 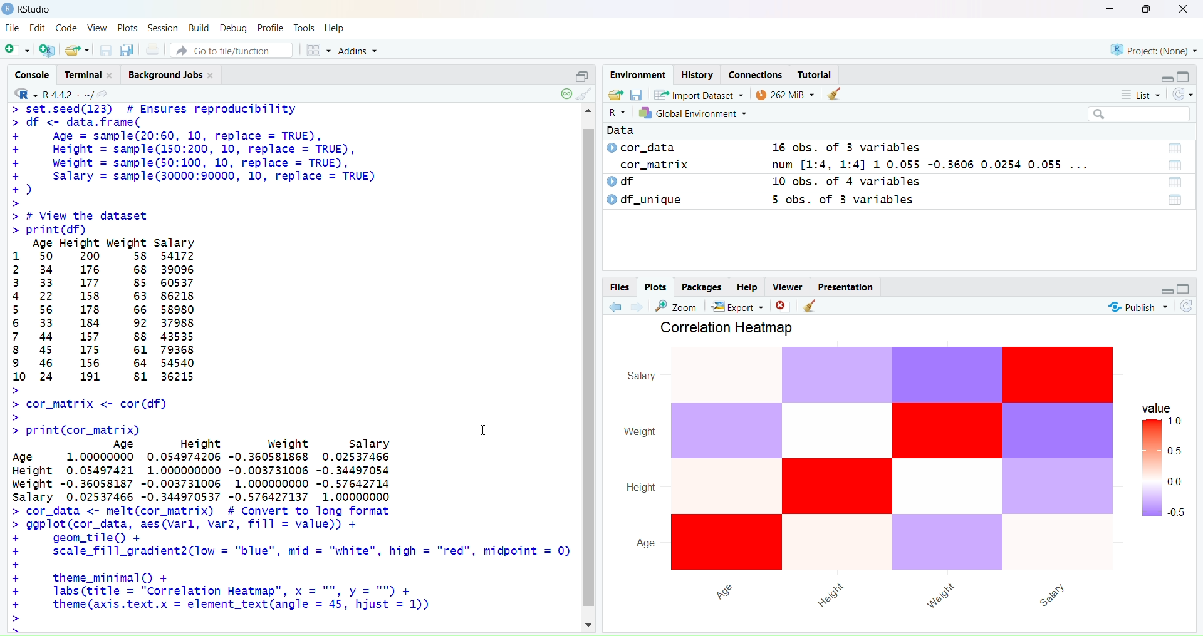 What do you see at coordinates (638, 75) in the screenshot?
I see `Environment` at bounding box center [638, 75].